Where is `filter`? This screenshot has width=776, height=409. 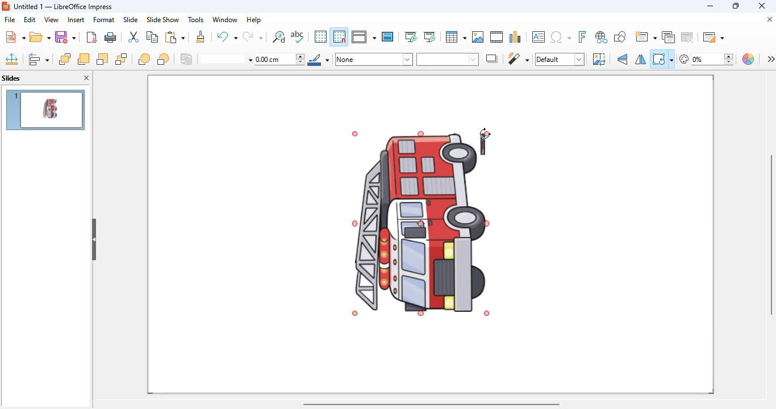
filter is located at coordinates (518, 59).